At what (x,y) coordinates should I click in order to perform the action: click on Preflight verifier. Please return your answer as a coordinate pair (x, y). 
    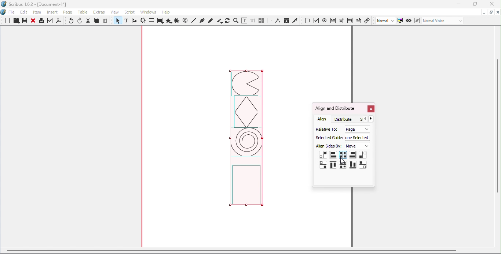
    Looking at the image, I should click on (50, 22).